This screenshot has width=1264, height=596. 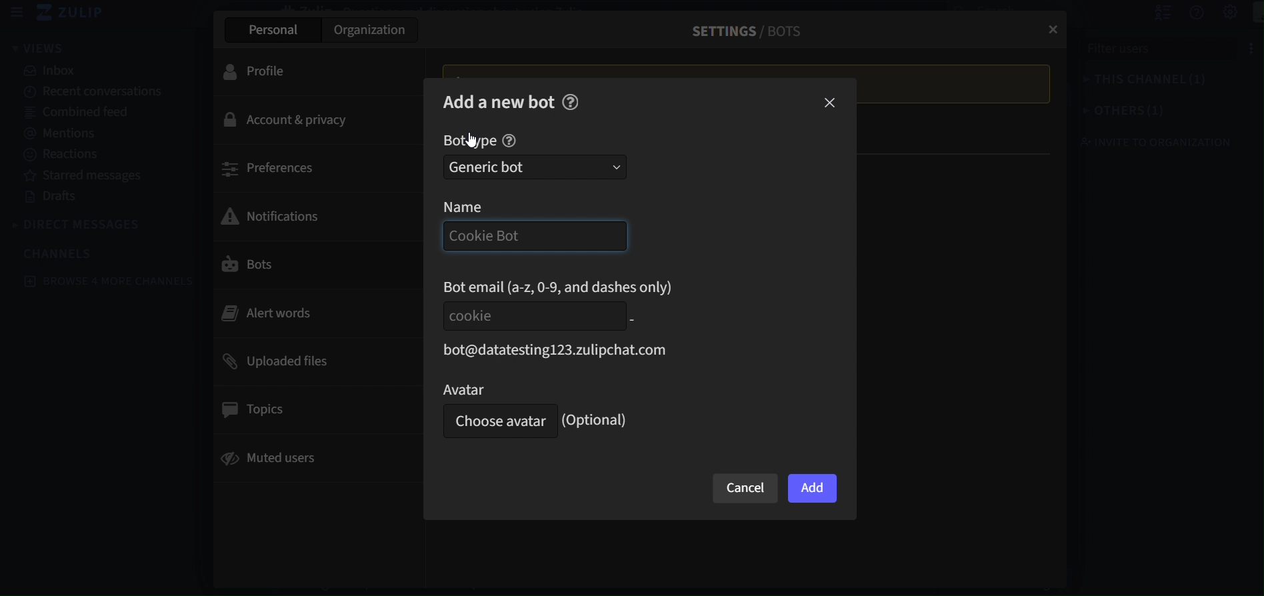 What do you see at coordinates (271, 30) in the screenshot?
I see `personal` at bounding box center [271, 30].